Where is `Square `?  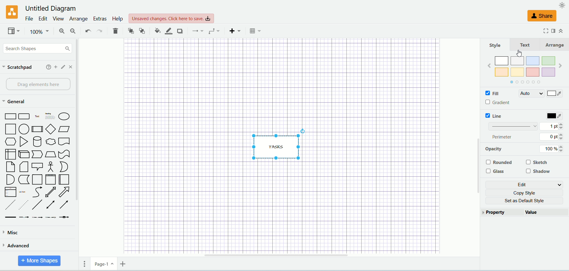
Square  is located at coordinates (10, 129).